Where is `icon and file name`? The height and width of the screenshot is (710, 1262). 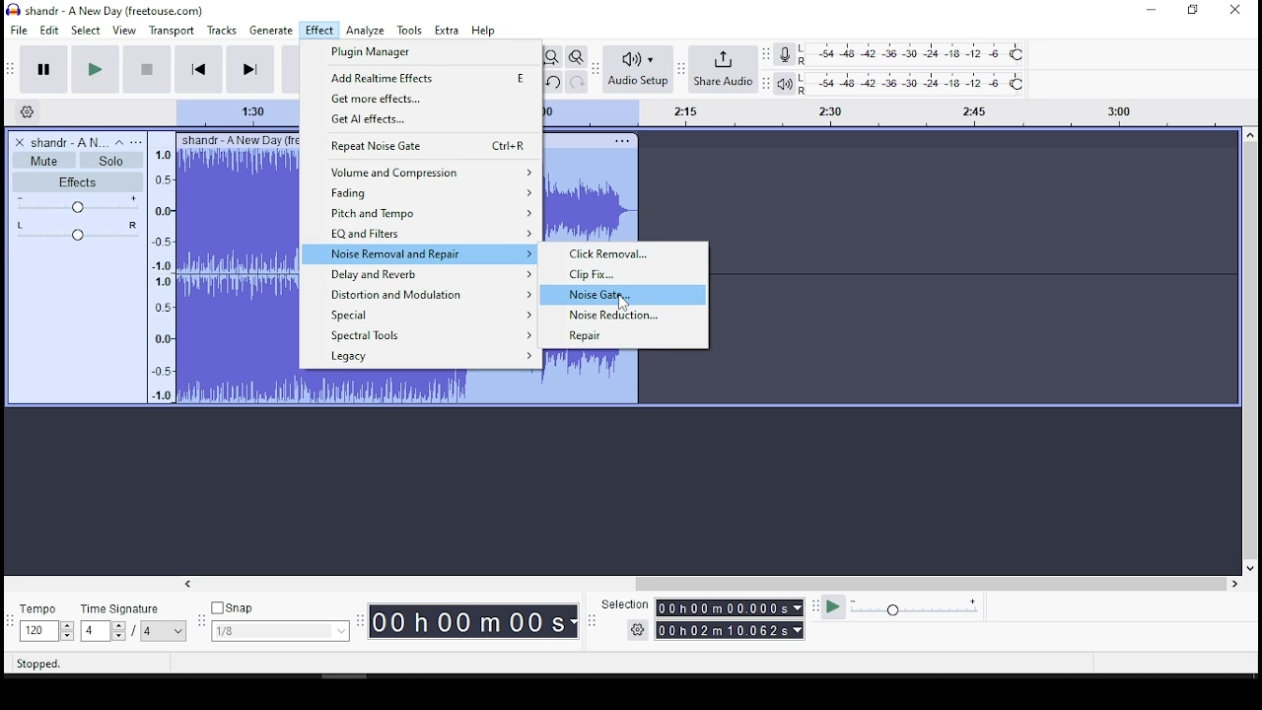 icon and file name is located at coordinates (107, 12).